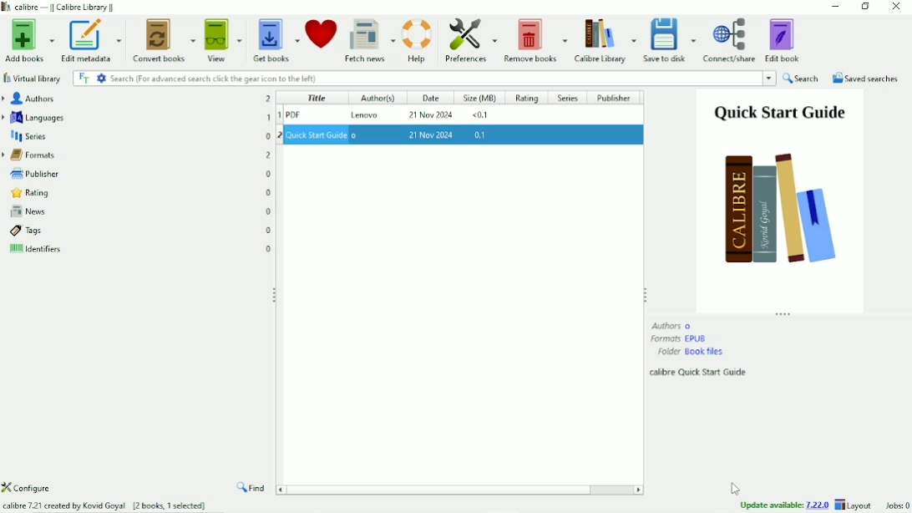  Describe the element at coordinates (84, 78) in the screenshot. I see `Search the full text of all books in library` at that location.